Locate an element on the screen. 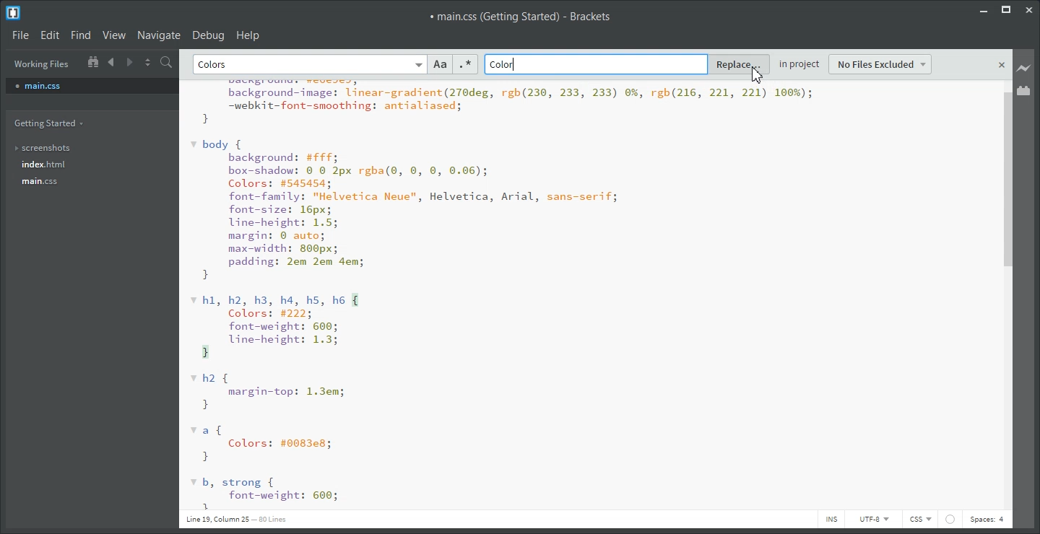  No Files Excluded is located at coordinates (881, 64).